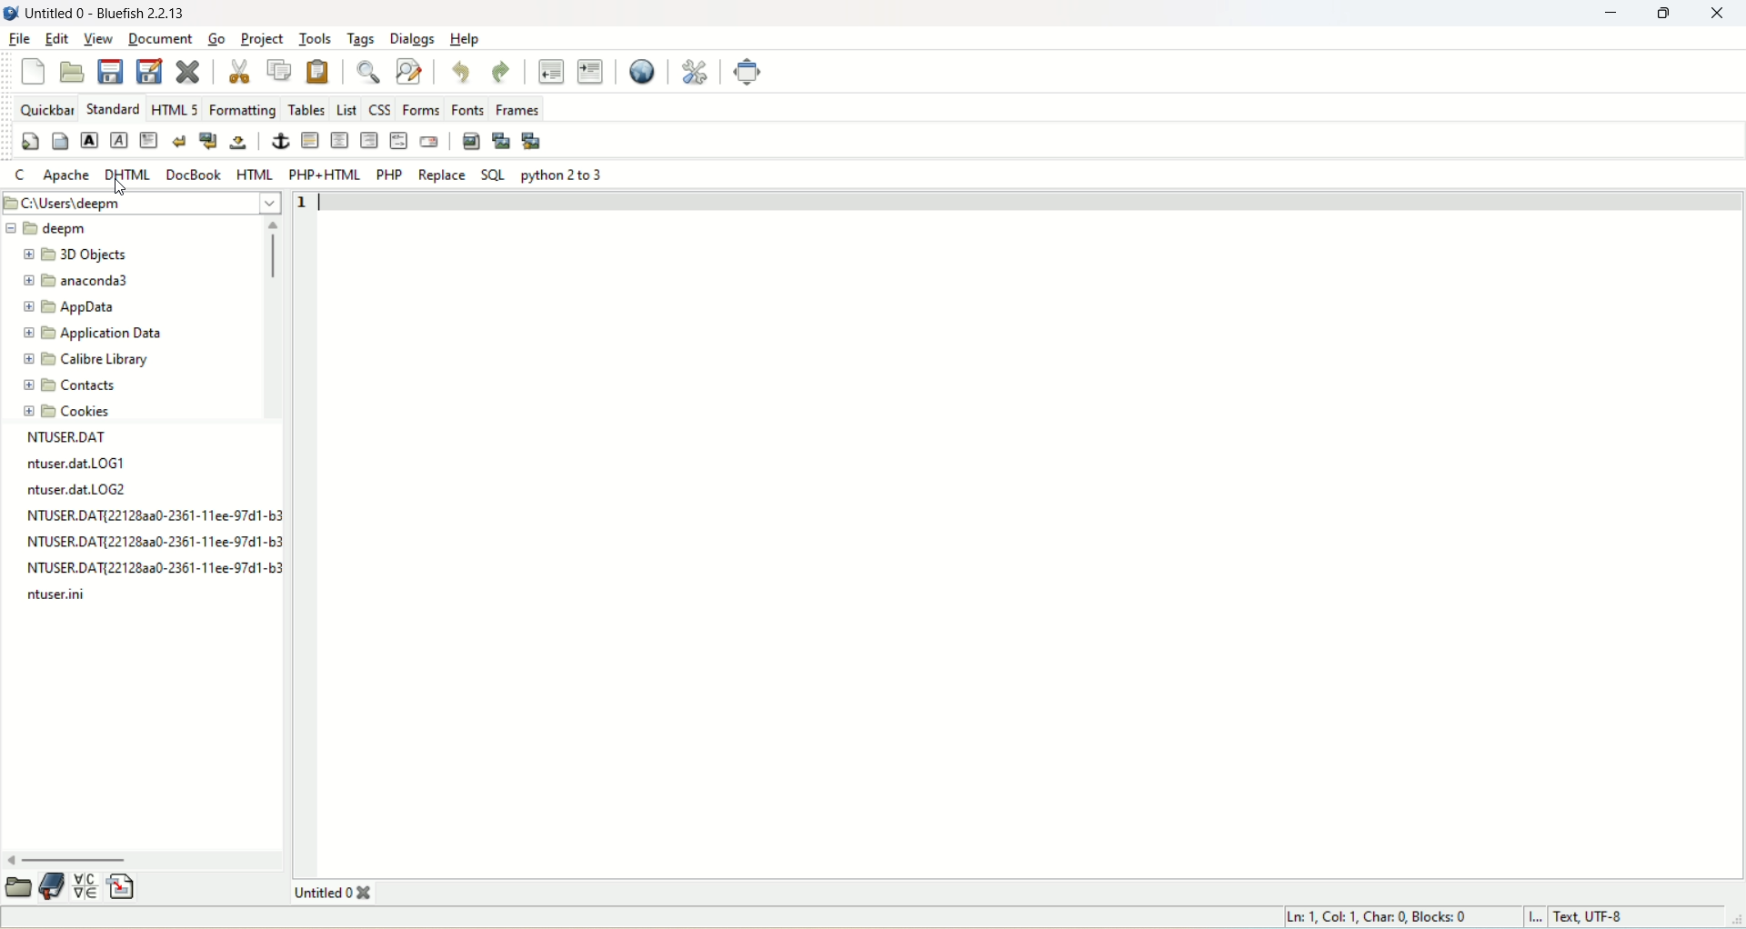 Image resolution: width=1746 pixels, height=929 pixels. Describe the element at coordinates (45, 230) in the screenshot. I see `deepm` at that location.